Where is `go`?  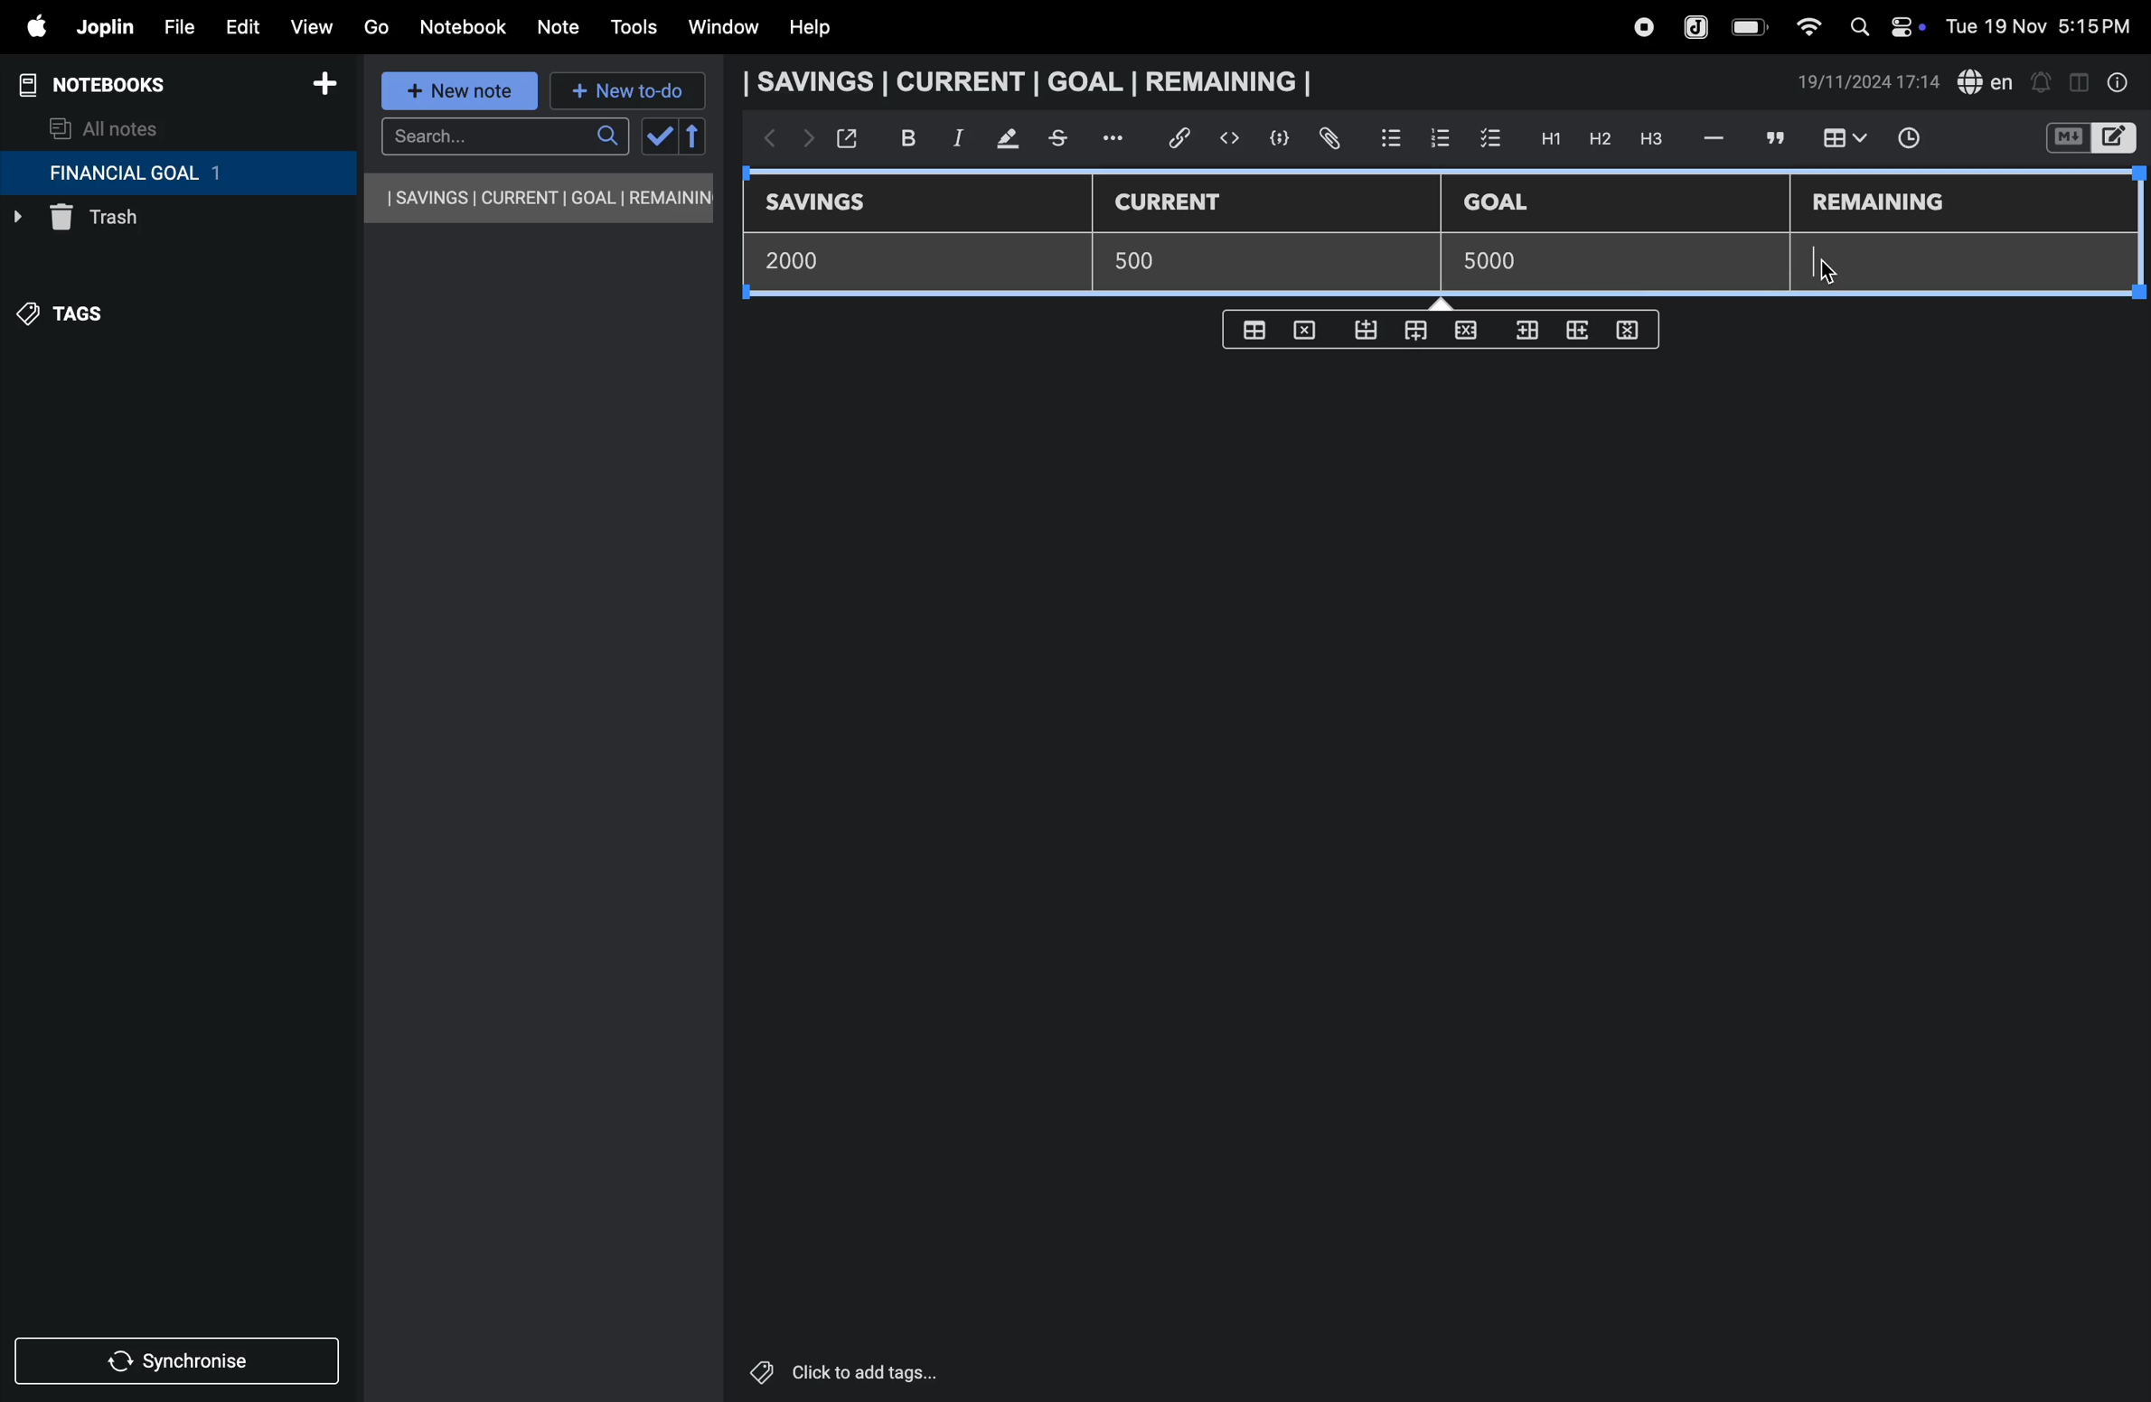 go is located at coordinates (376, 24).